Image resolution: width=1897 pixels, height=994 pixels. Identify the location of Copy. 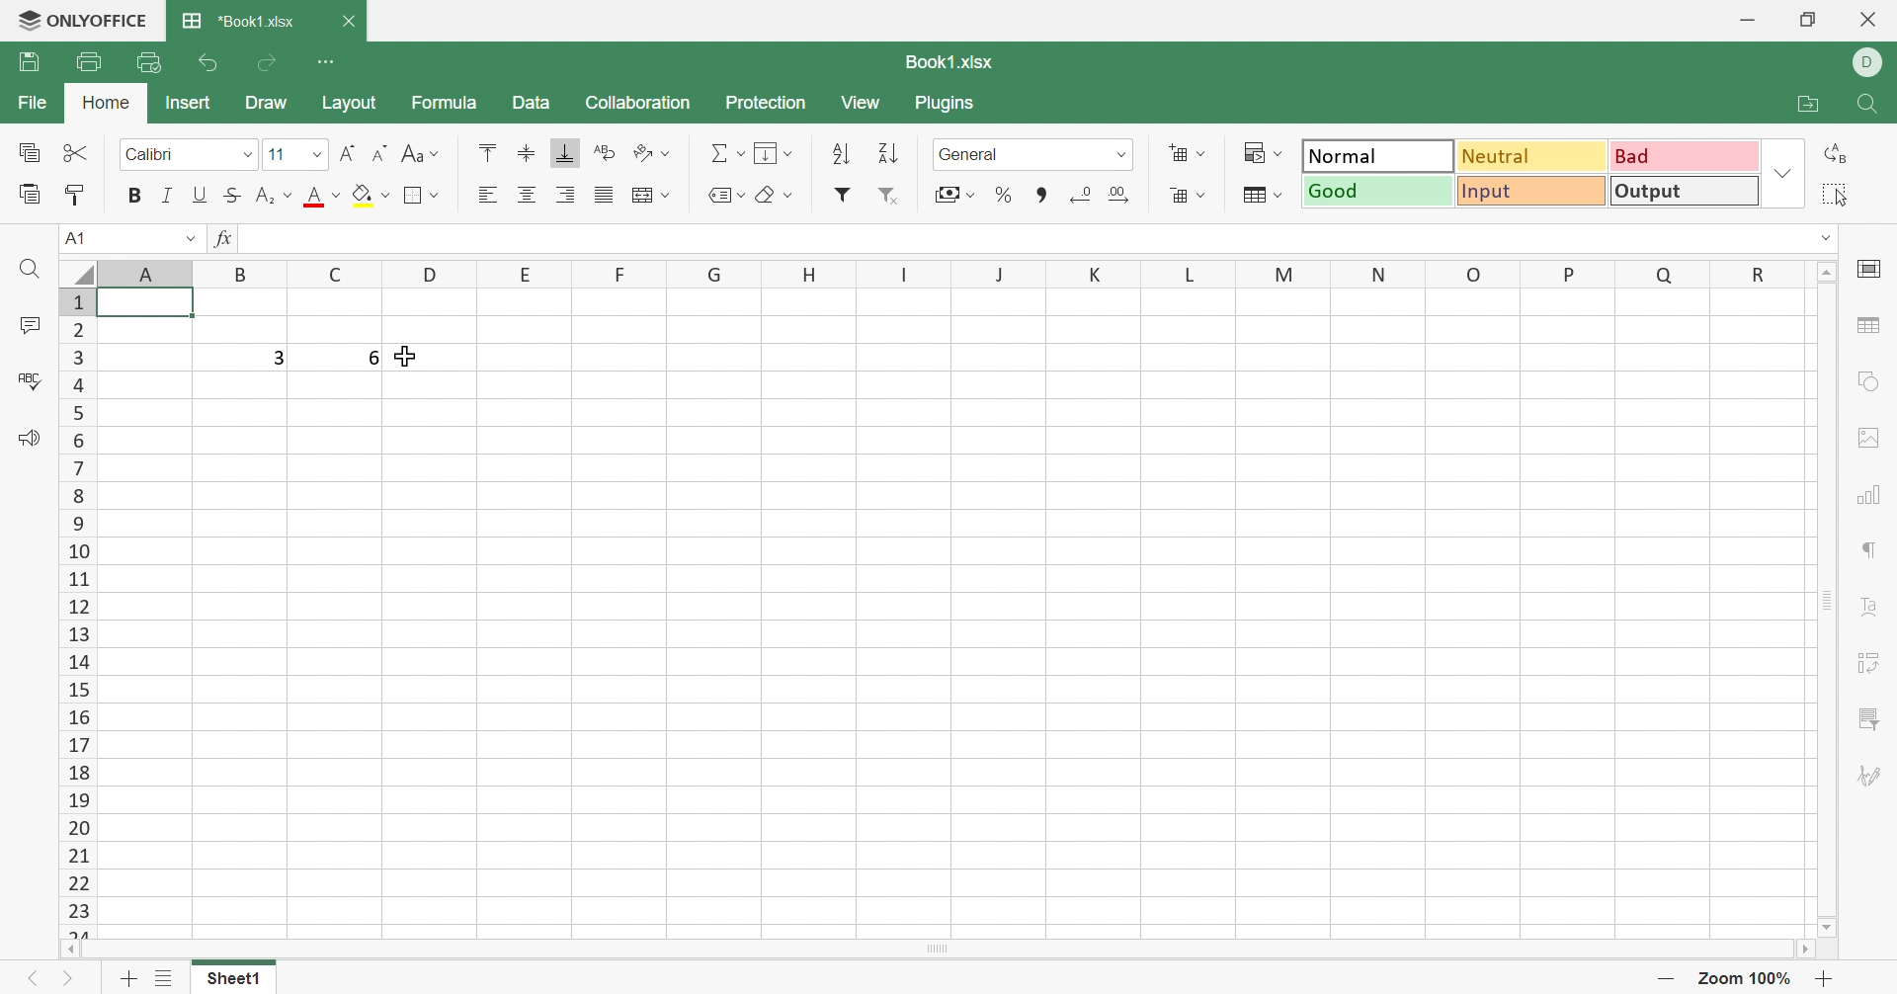
(29, 150).